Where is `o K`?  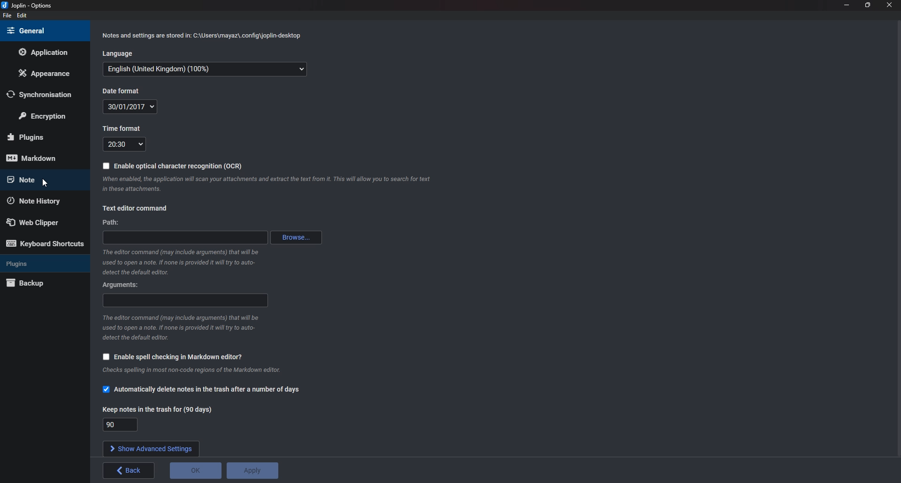
o K is located at coordinates (196, 470).